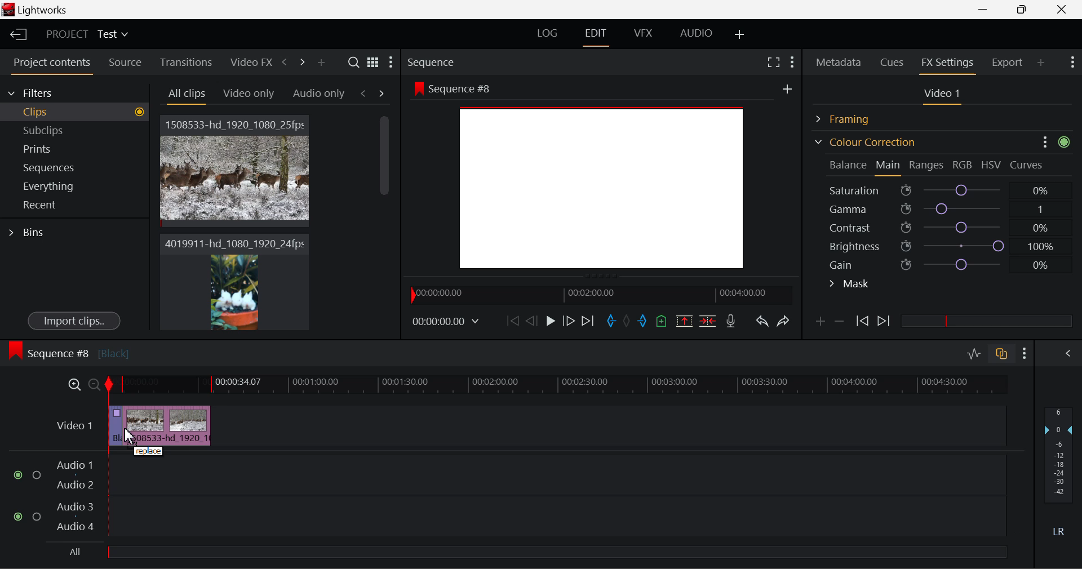  I want to click on Source, so click(125, 63).